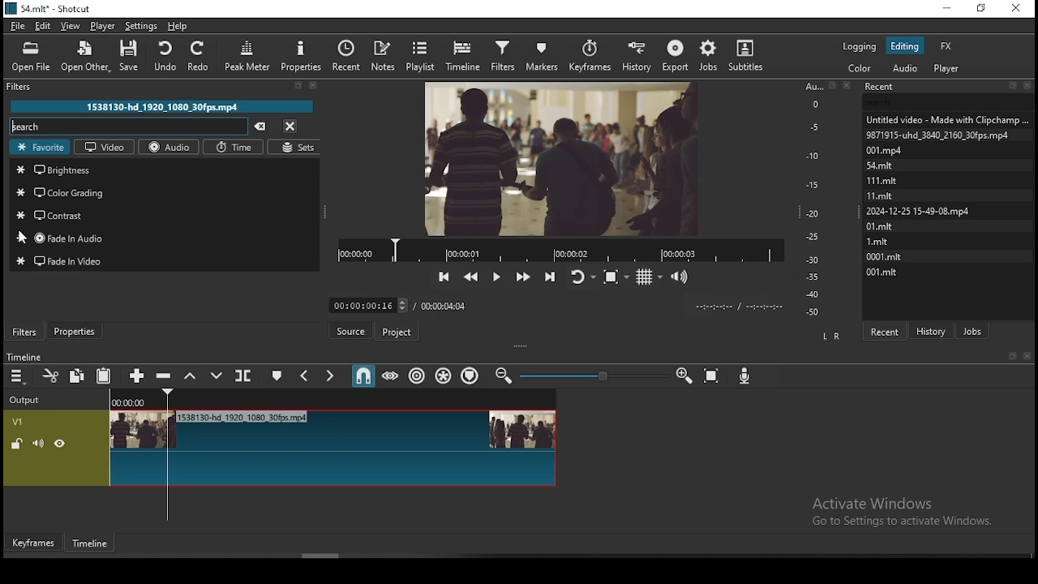  What do you see at coordinates (884, 195) in the screenshot?
I see `11.mit` at bounding box center [884, 195].